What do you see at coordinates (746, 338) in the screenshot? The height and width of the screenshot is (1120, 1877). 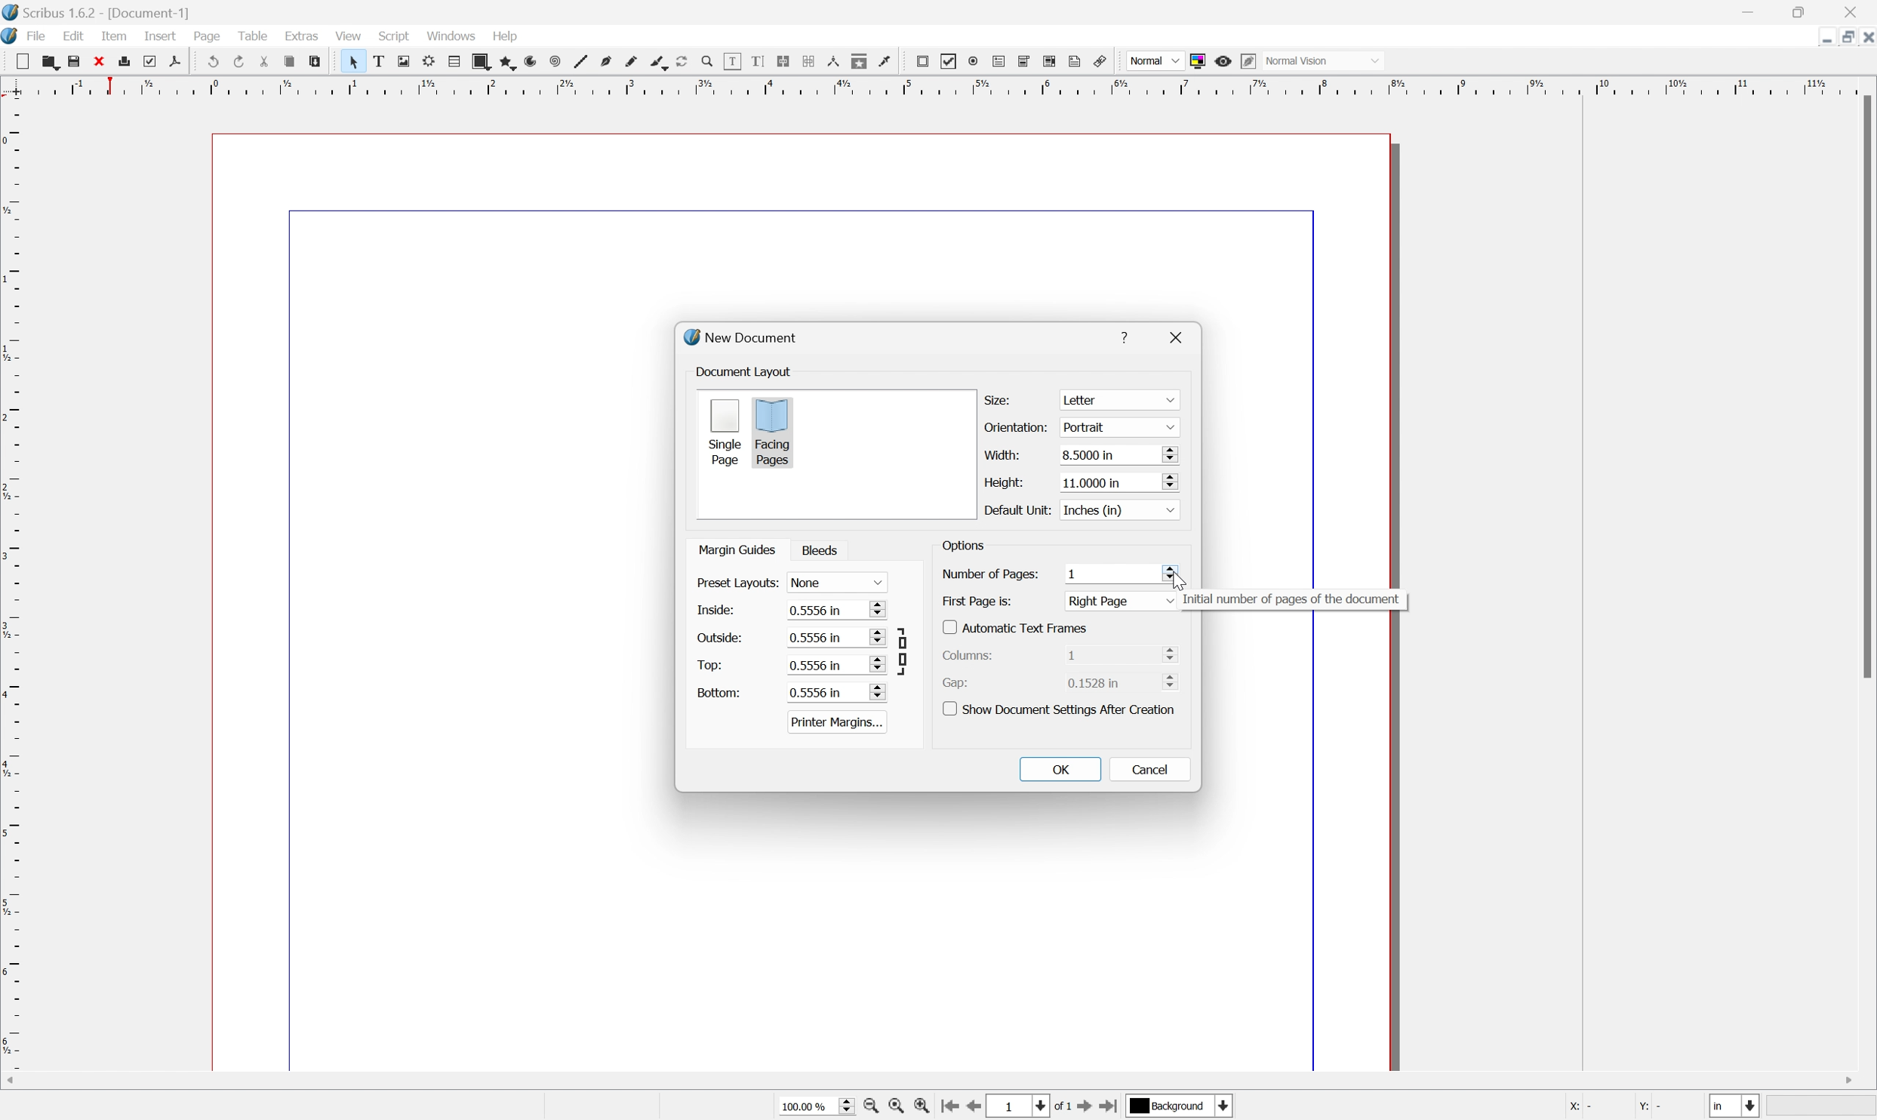 I see `new document` at bounding box center [746, 338].